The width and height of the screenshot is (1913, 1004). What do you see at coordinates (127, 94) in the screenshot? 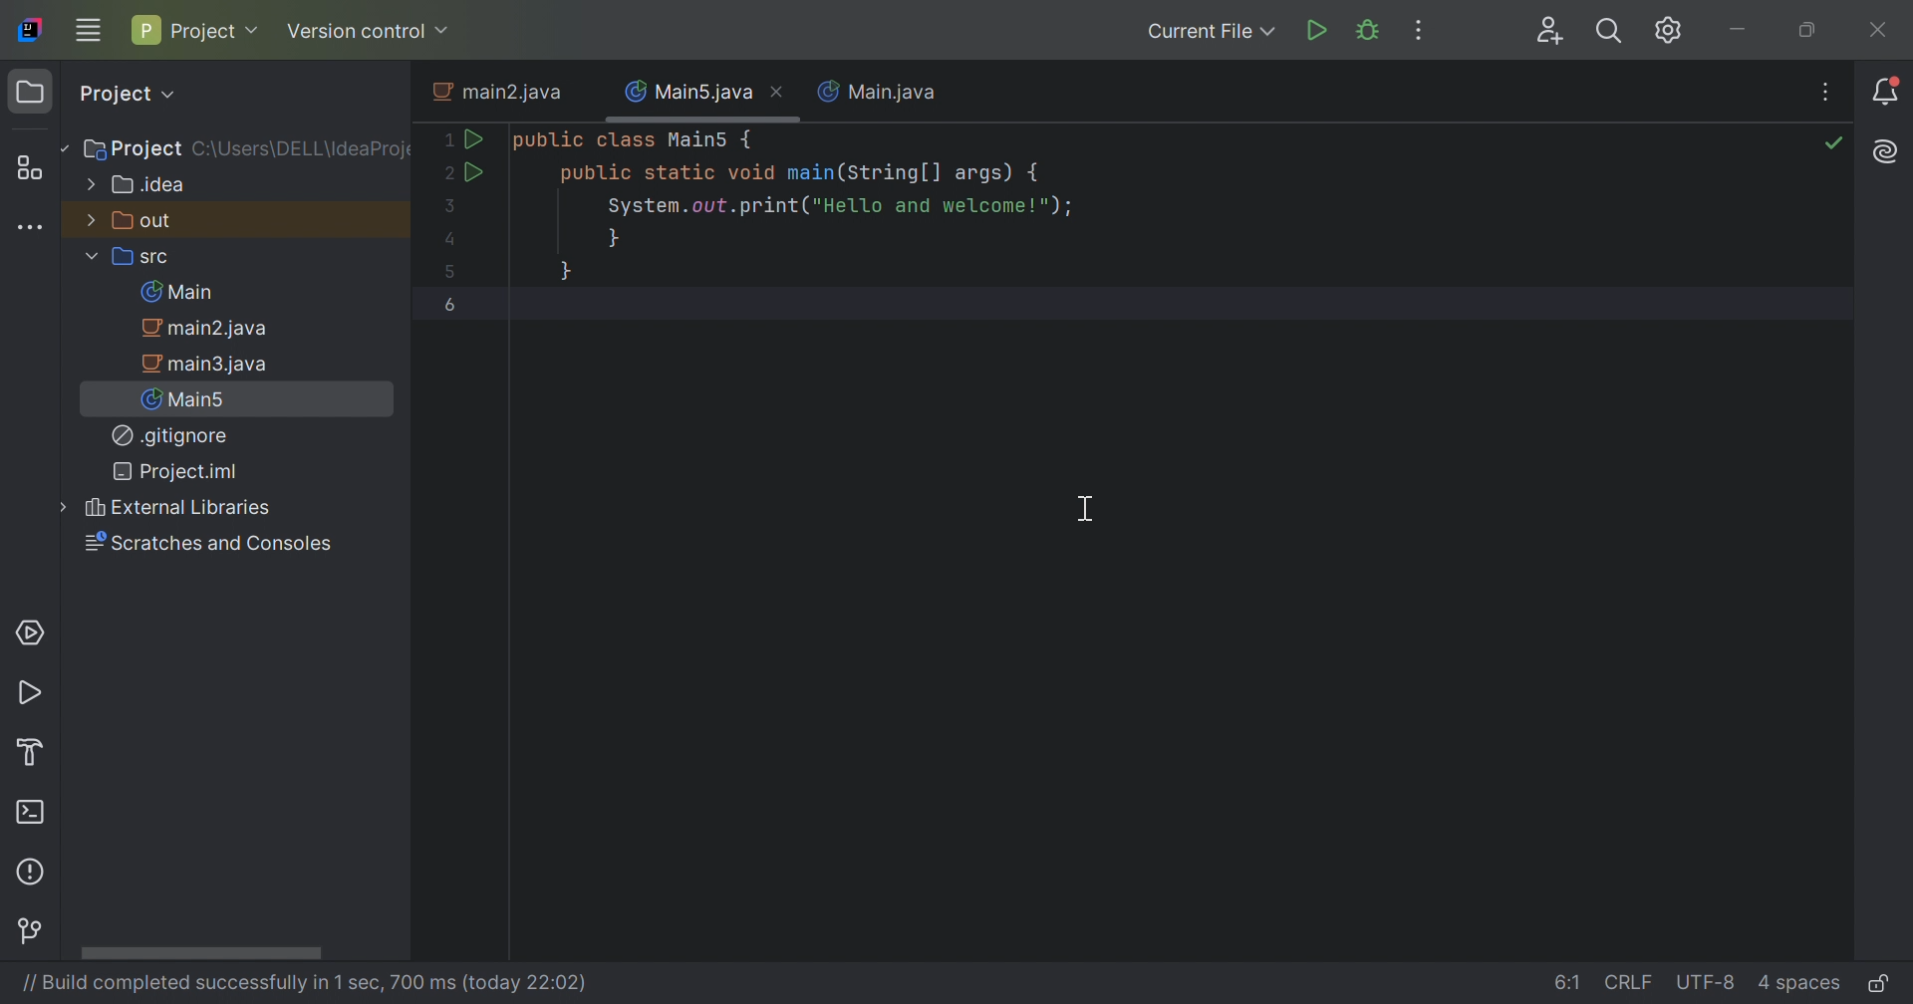
I see `Project` at bounding box center [127, 94].